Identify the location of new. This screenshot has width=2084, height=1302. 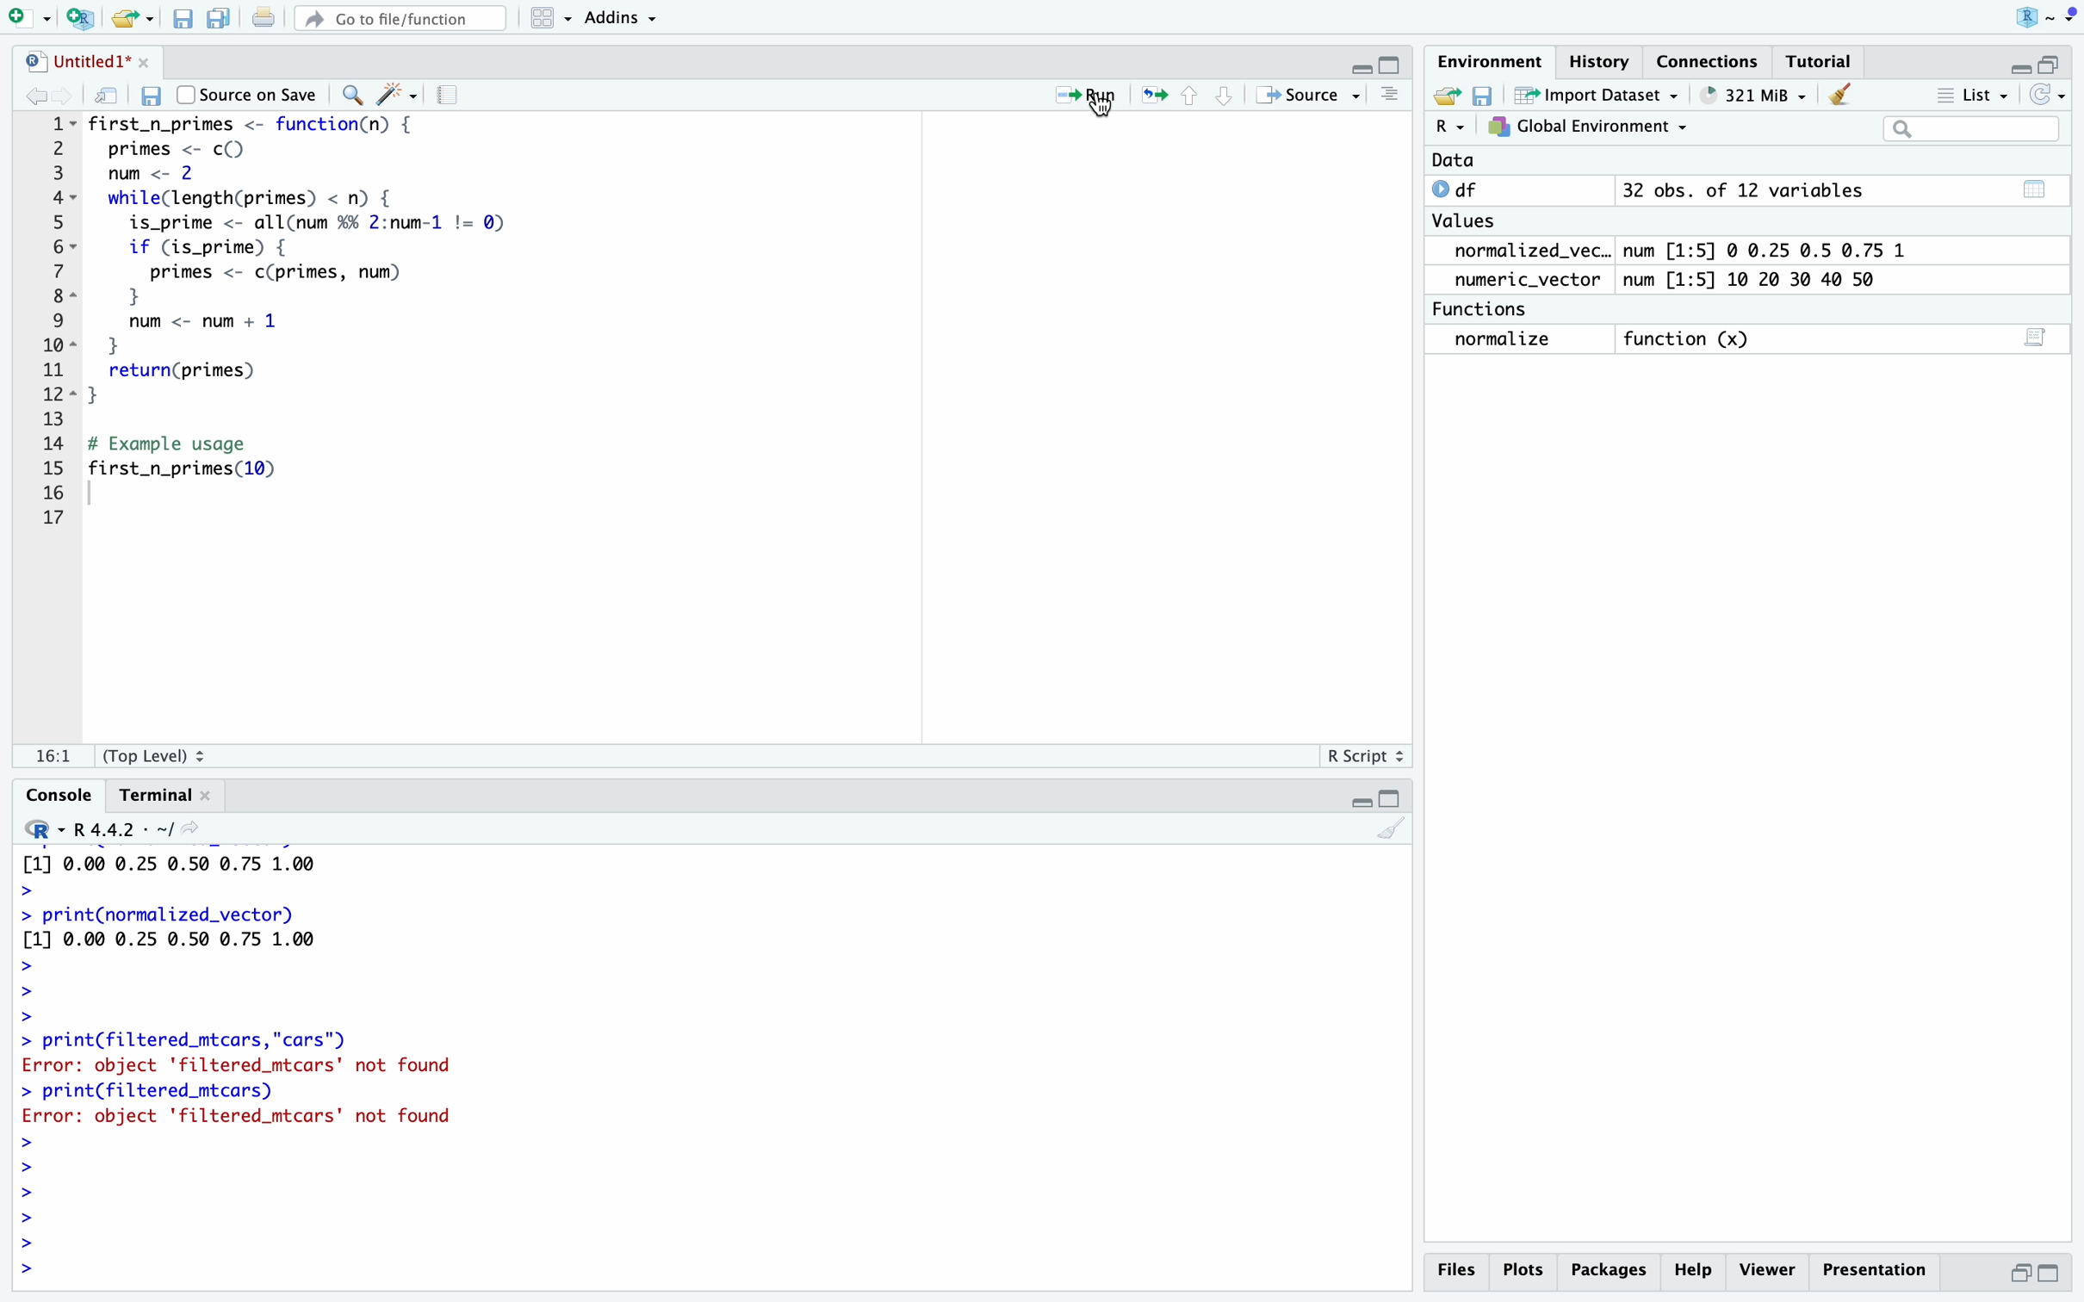
(1450, 91).